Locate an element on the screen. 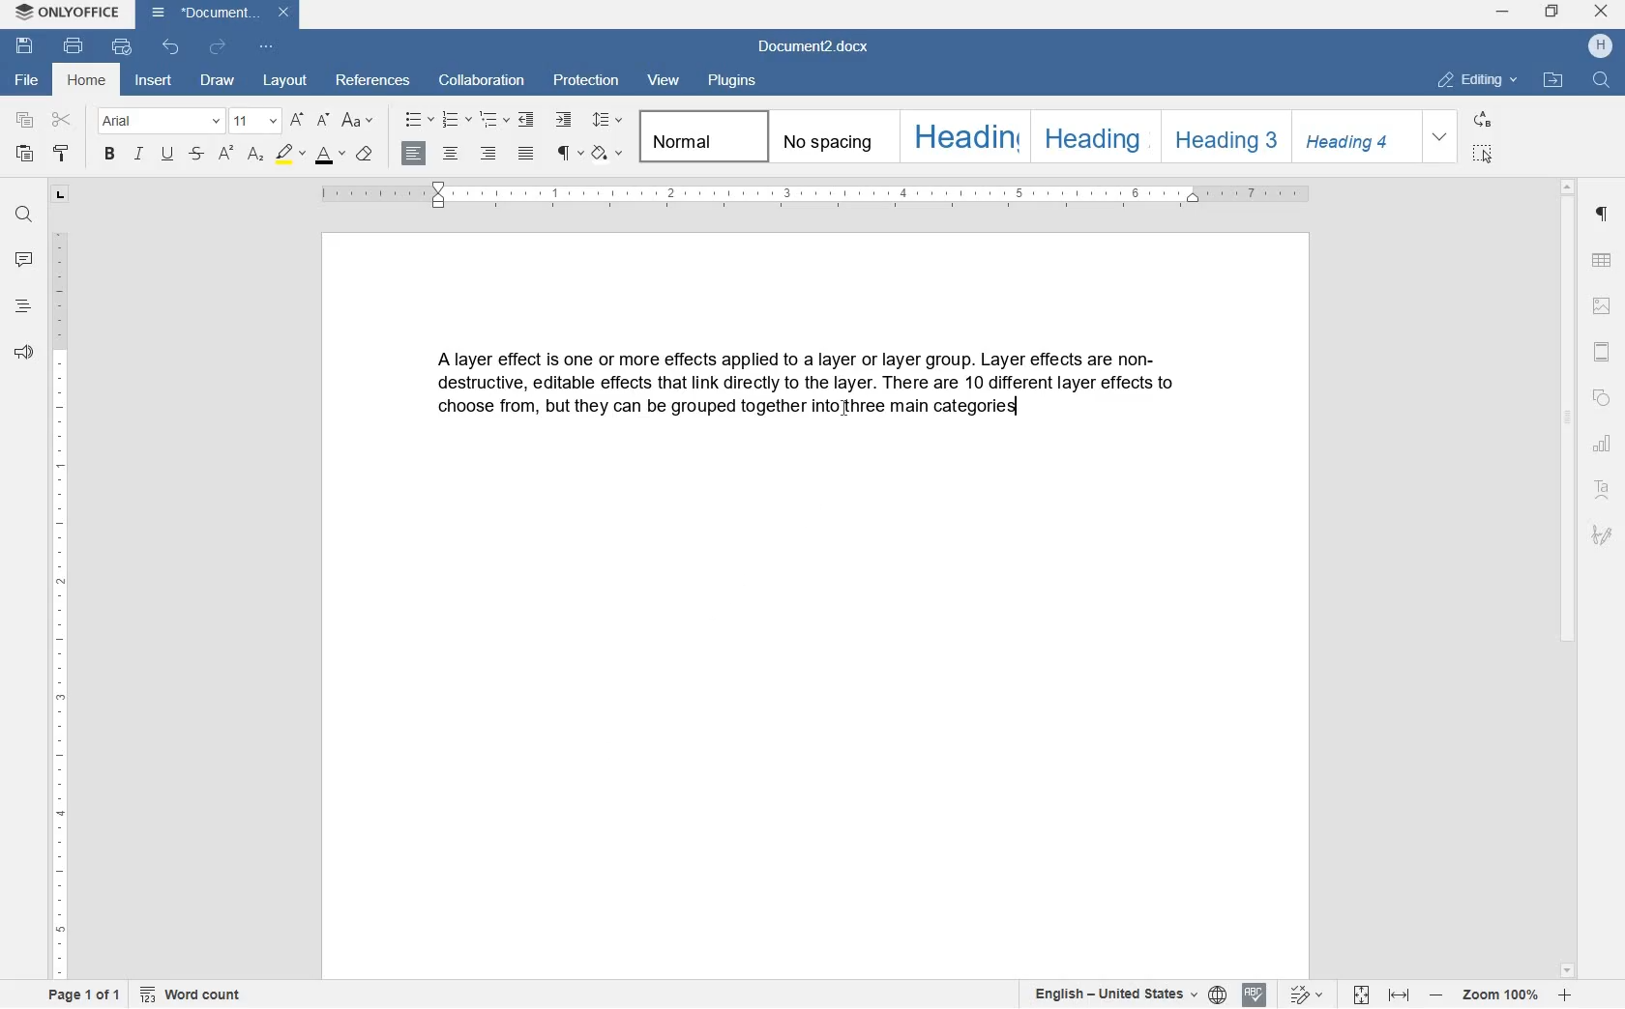 This screenshot has width=1625, height=1009. justified is located at coordinates (526, 154).